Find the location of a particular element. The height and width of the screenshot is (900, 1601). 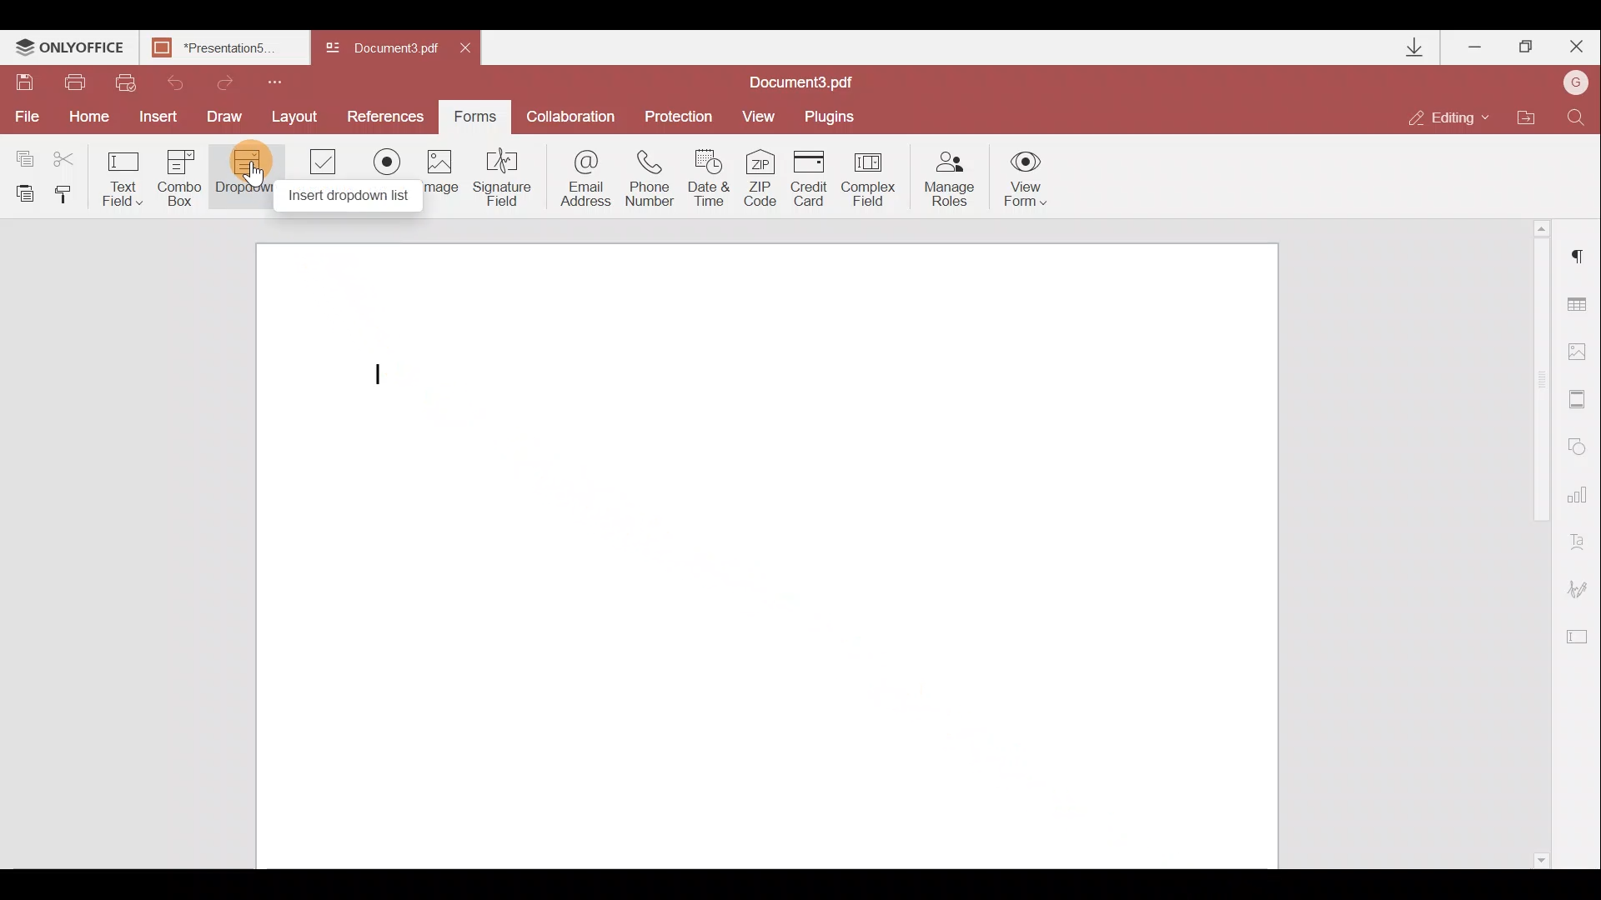

Close is located at coordinates (471, 45).